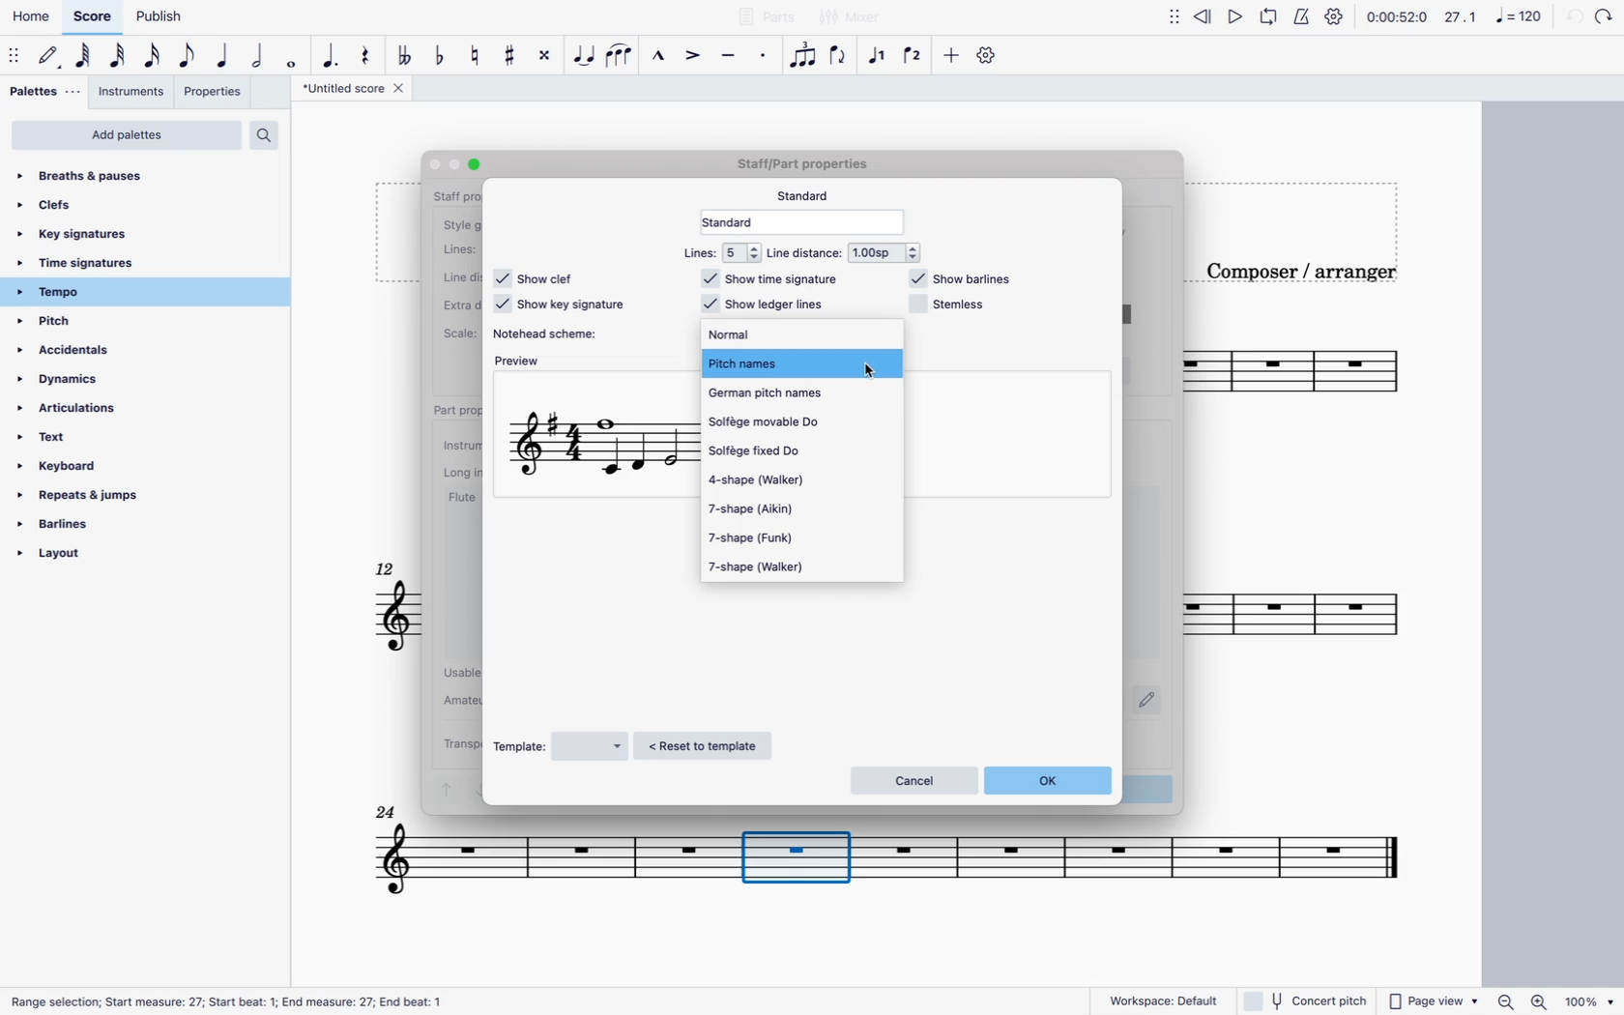  I want to click on standard, so click(809, 195).